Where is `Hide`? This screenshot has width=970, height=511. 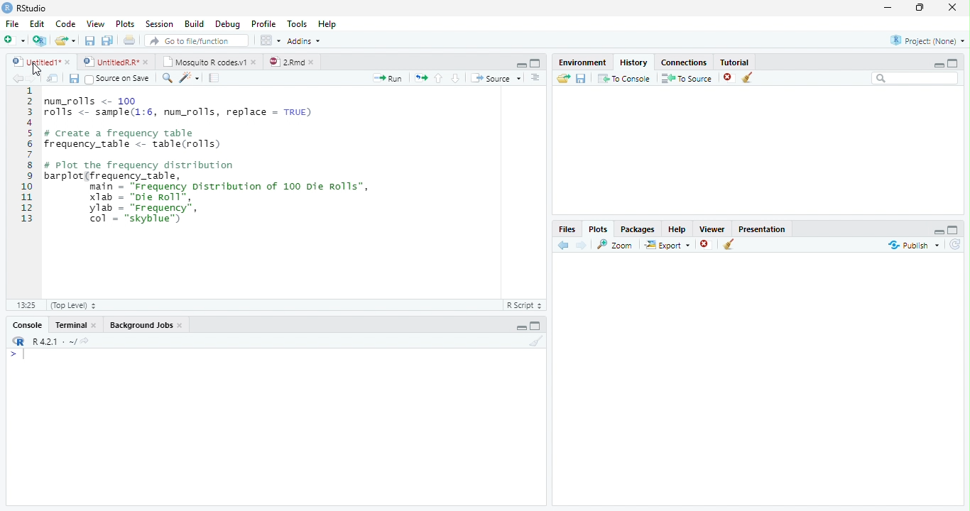
Hide is located at coordinates (520, 65).